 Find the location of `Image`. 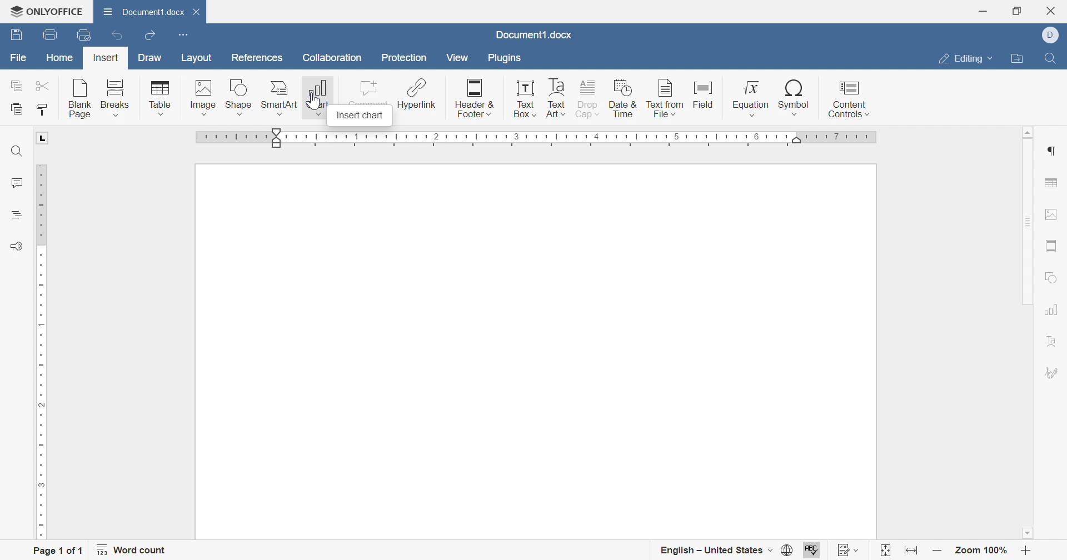

Image is located at coordinates (203, 96).